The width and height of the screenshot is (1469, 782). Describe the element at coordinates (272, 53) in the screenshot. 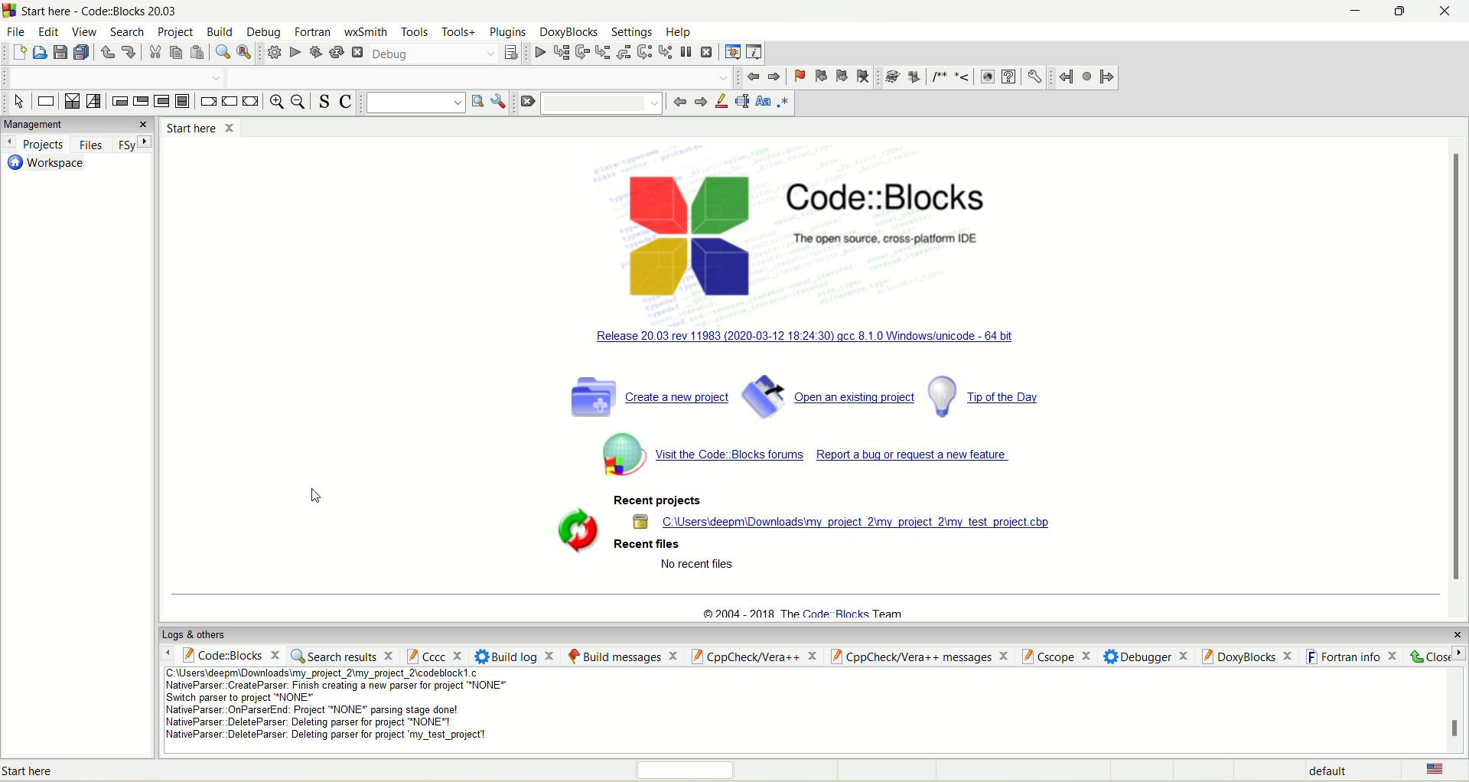

I see `build` at that location.